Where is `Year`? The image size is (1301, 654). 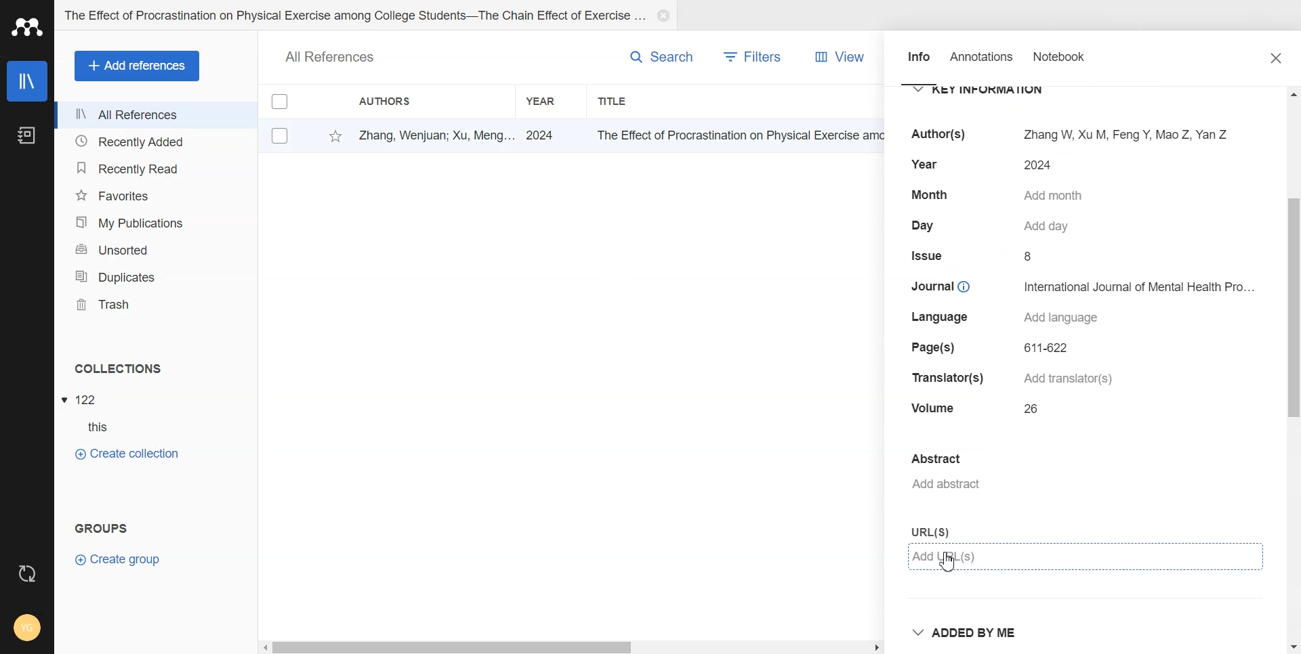 Year is located at coordinates (551, 100).